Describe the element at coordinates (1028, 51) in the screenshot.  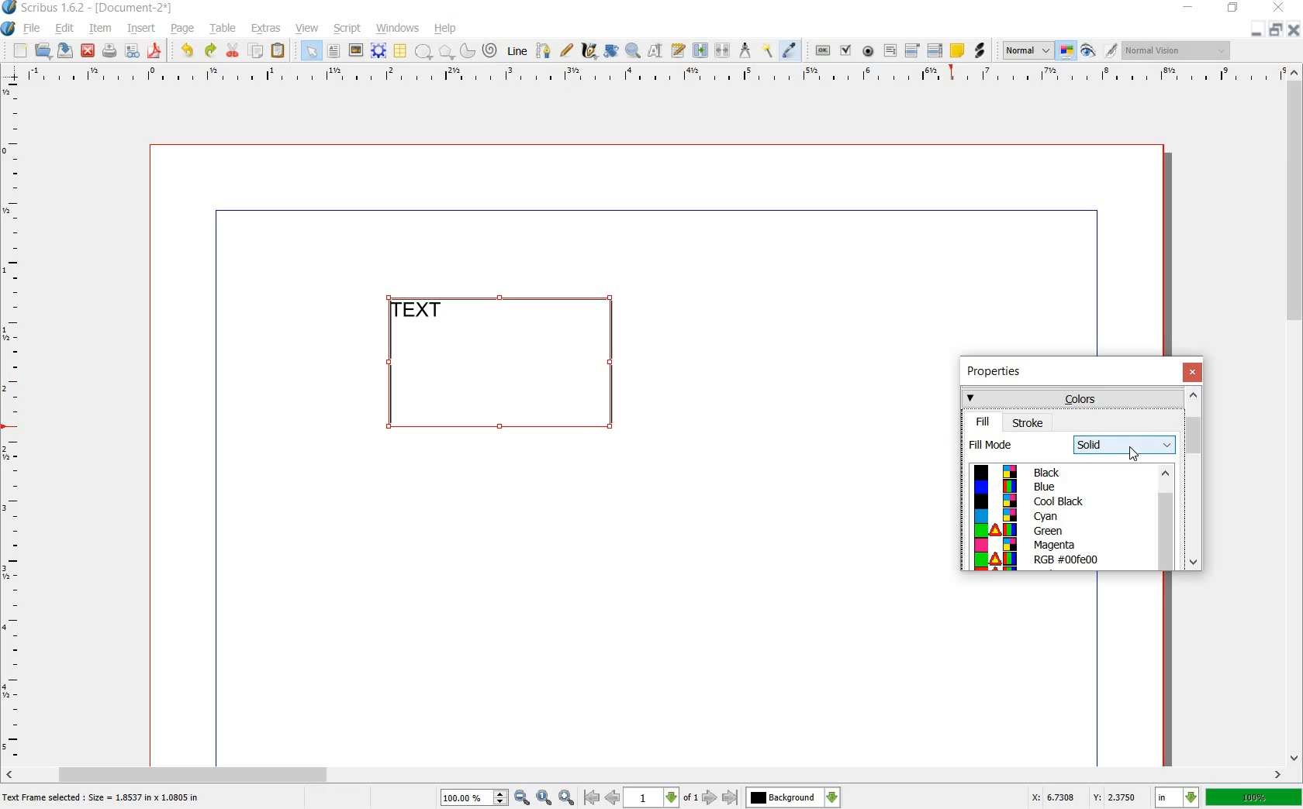
I see `normal` at that location.